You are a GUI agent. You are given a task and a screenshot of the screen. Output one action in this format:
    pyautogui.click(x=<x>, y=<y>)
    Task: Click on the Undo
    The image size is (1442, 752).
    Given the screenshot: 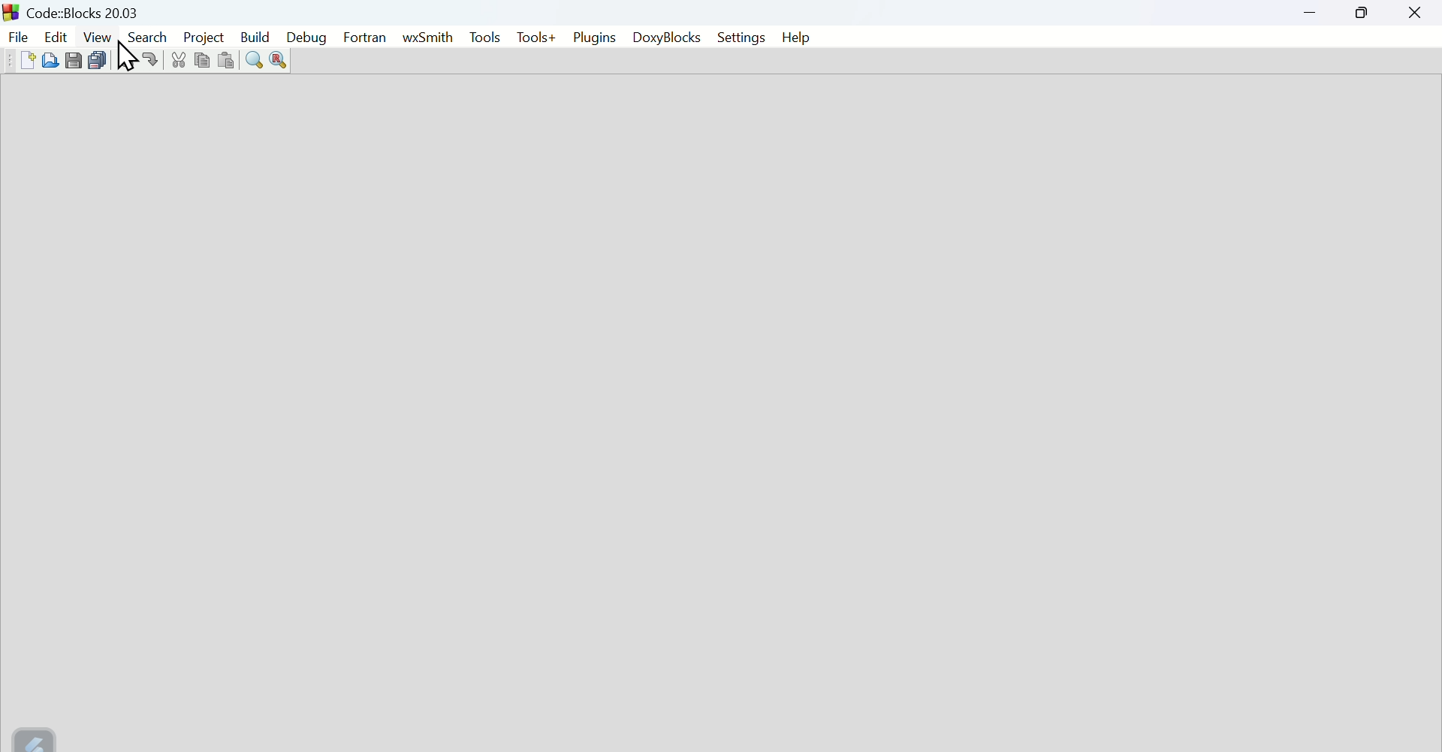 What is the action you would take?
    pyautogui.click(x=125, y=59)
    